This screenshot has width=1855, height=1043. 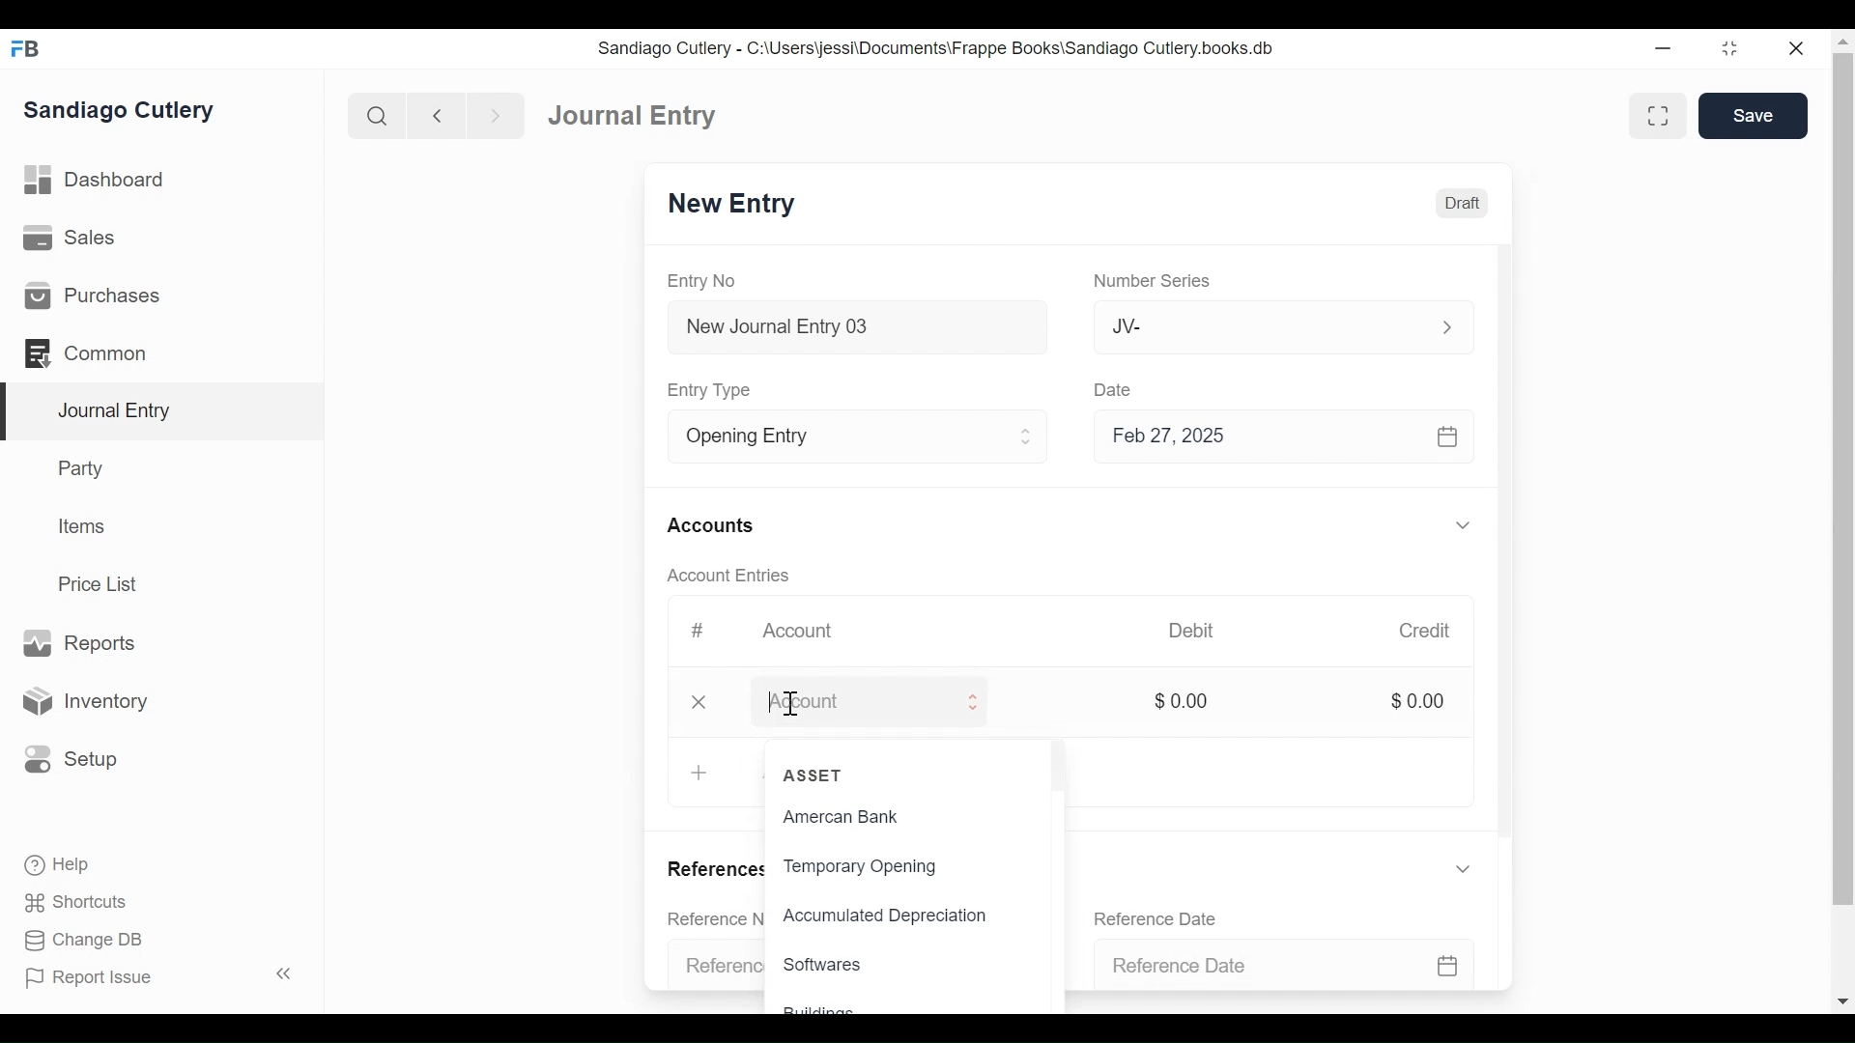 What do you see at coordinates (1659, 116) in the screenshot?
I see `Toggle between form and full width` at bounding box center [1659, 116].